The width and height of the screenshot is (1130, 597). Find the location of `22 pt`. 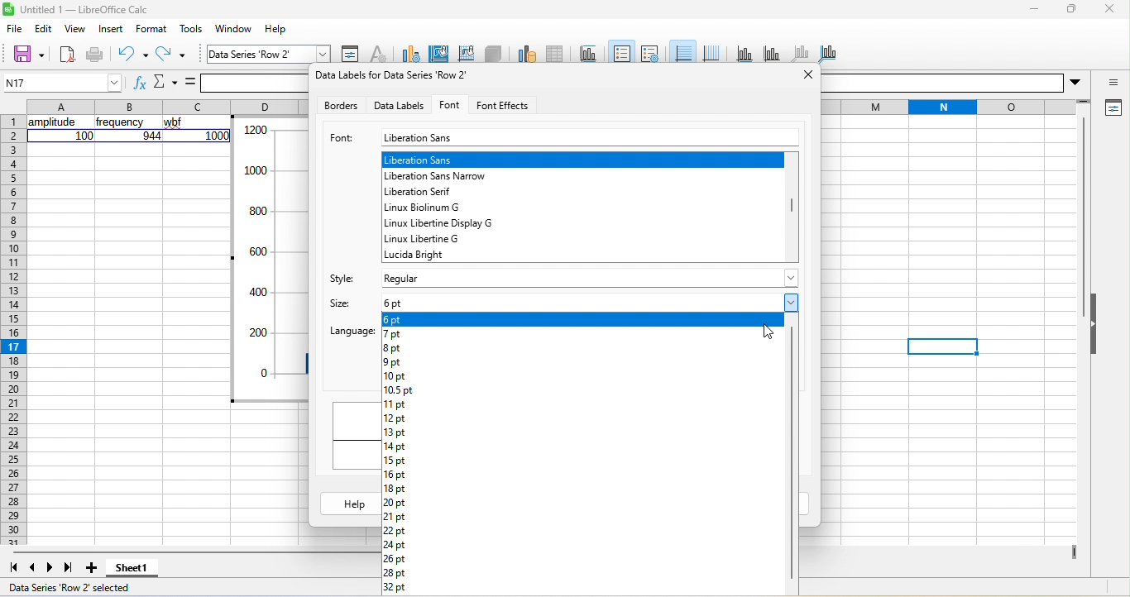

22 pt is located at coordinates (400, 532).